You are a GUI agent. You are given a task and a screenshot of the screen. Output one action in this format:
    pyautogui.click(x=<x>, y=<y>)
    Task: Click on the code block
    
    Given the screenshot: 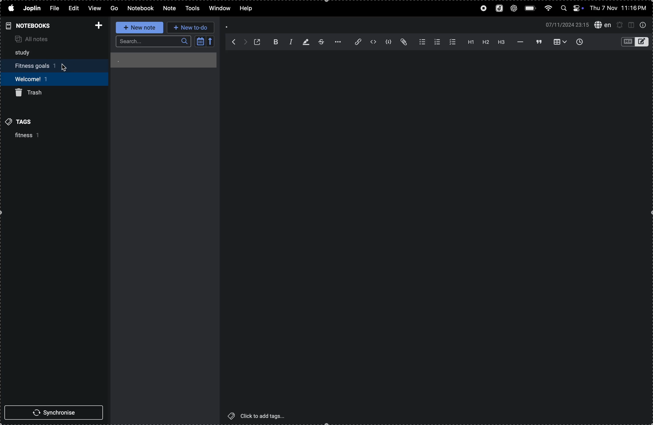 What is the action you would take?
    pyautogui.click(x=388, y=42)
    